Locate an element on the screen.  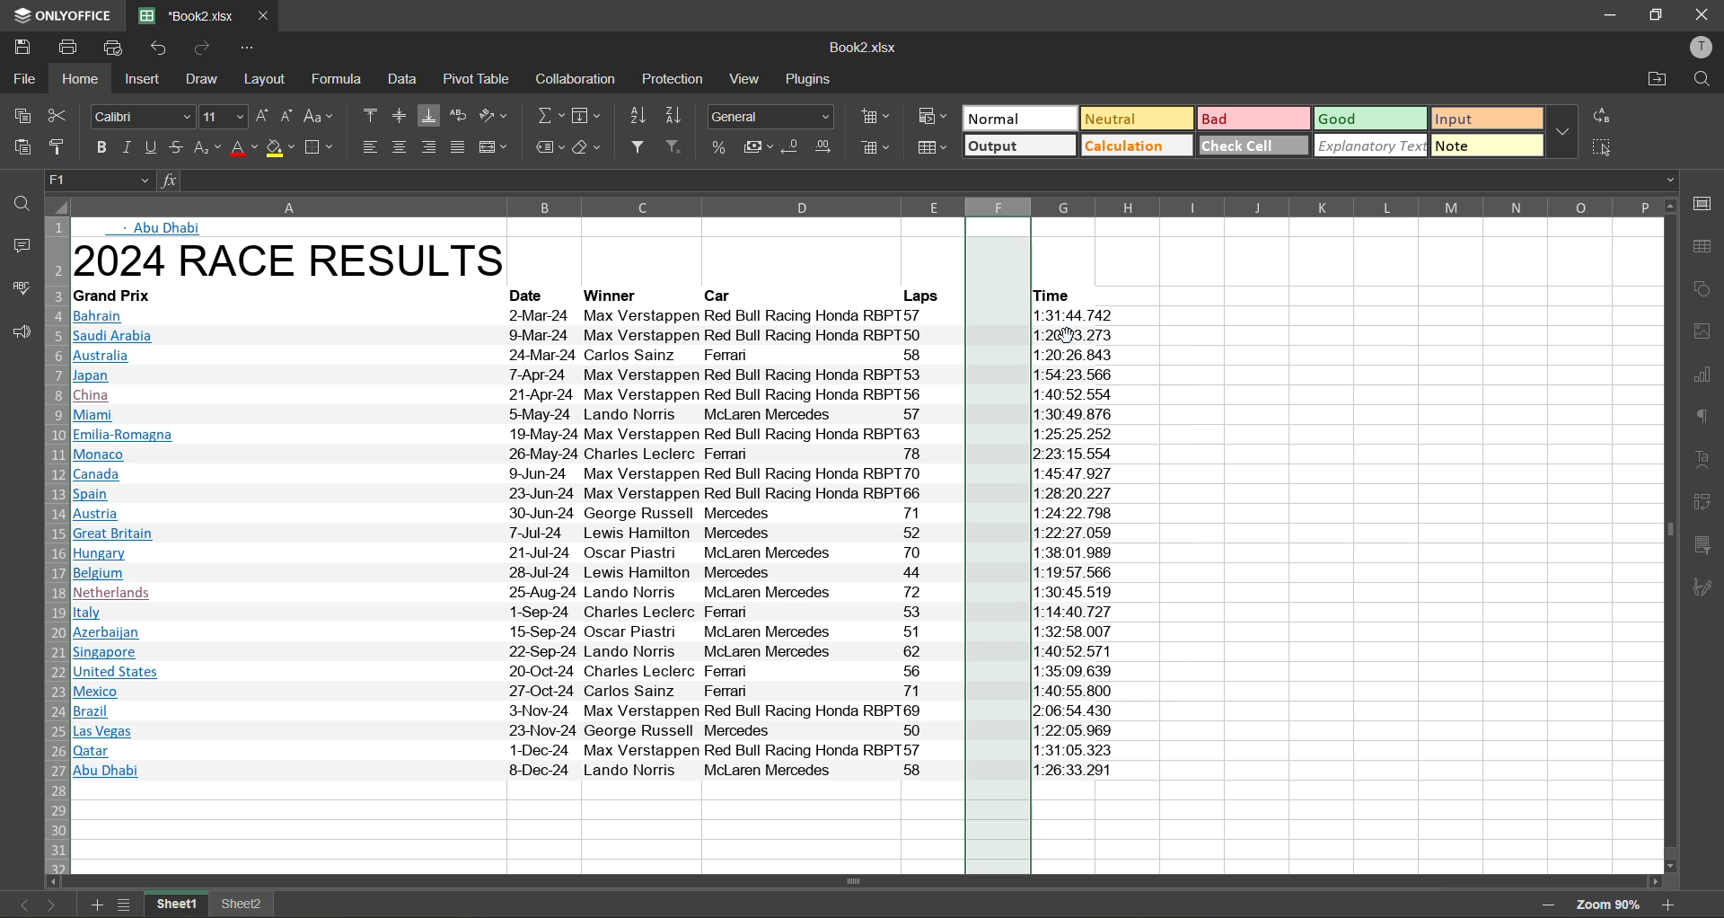
Qatar 1-Dec-24 Max Verstappen Red Bull Racing Honda RBPTS57 1:31:05.323 is located at coordinates (502, 751).